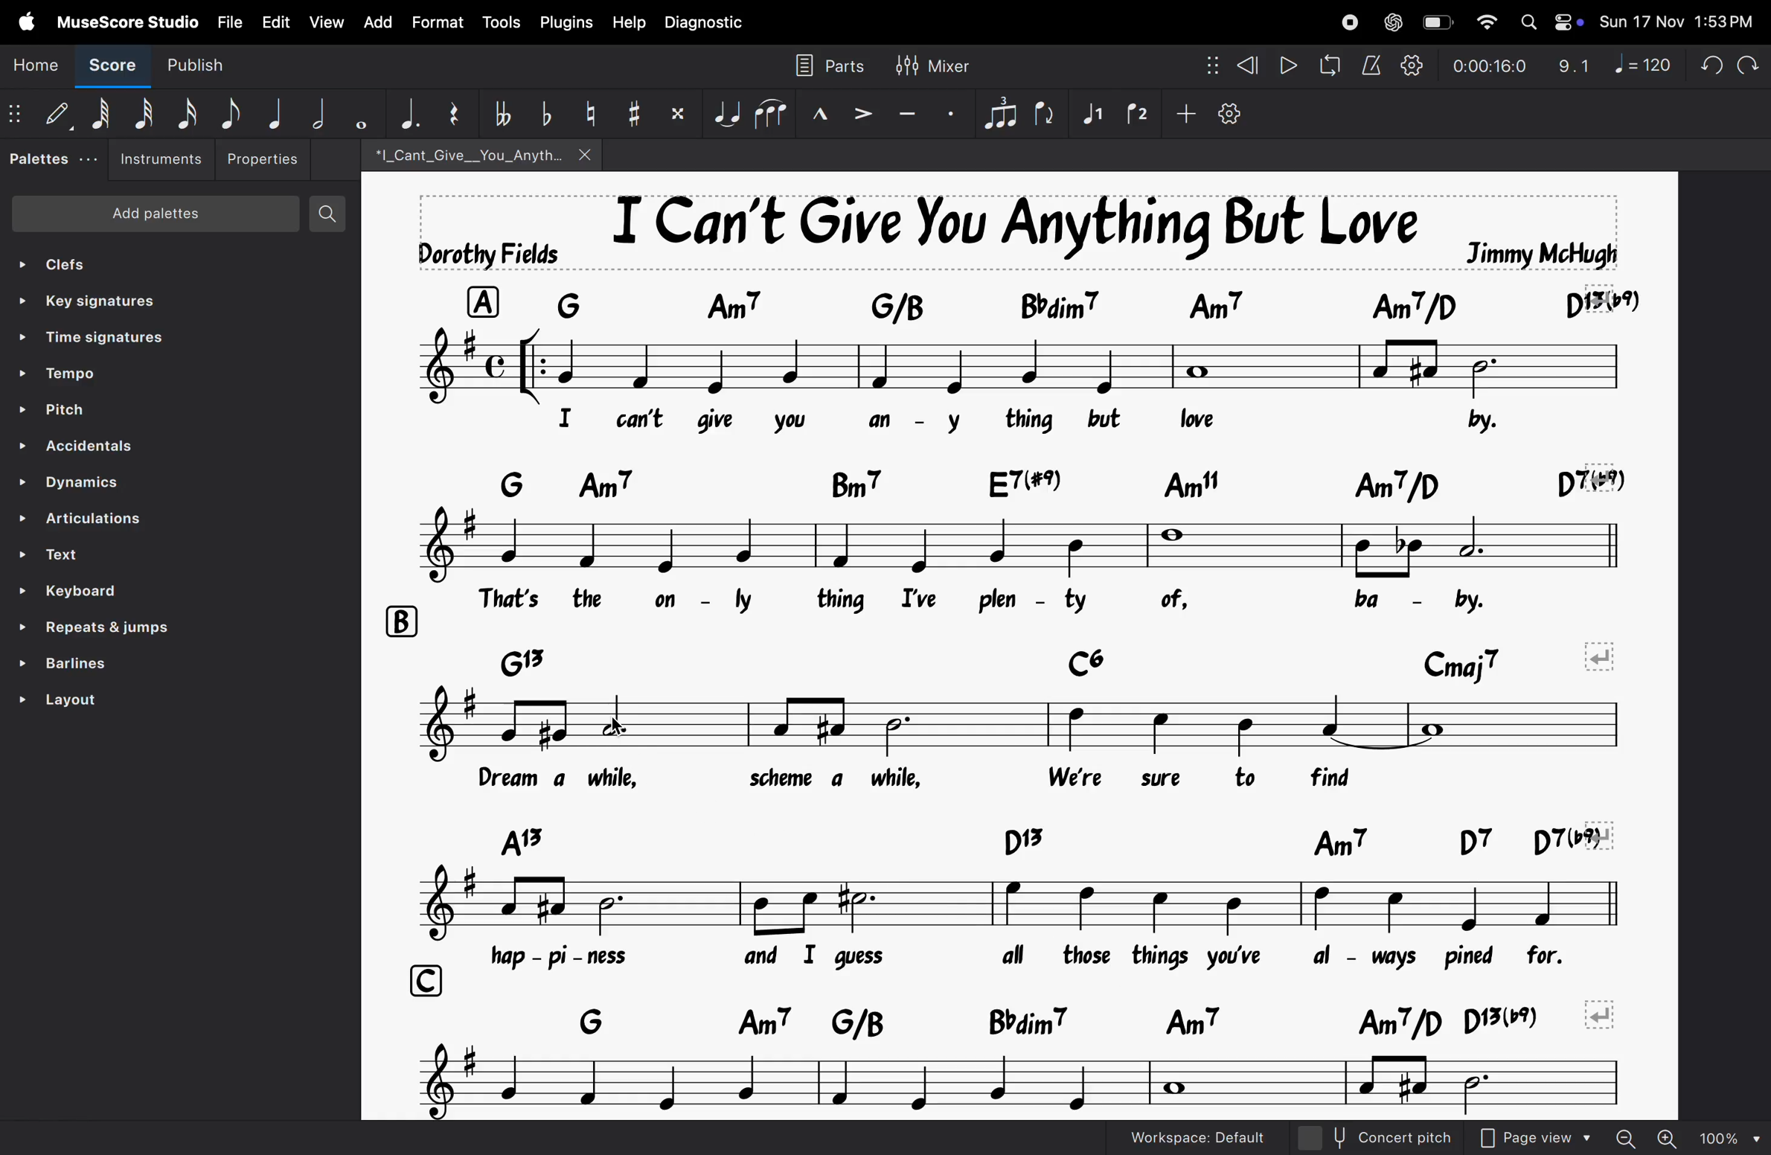 The image size is (1771, 1155). What do you see at coordinates (1005, 1086) in the screenshot?
I see `notes` at bounding box center [1005, 1086].